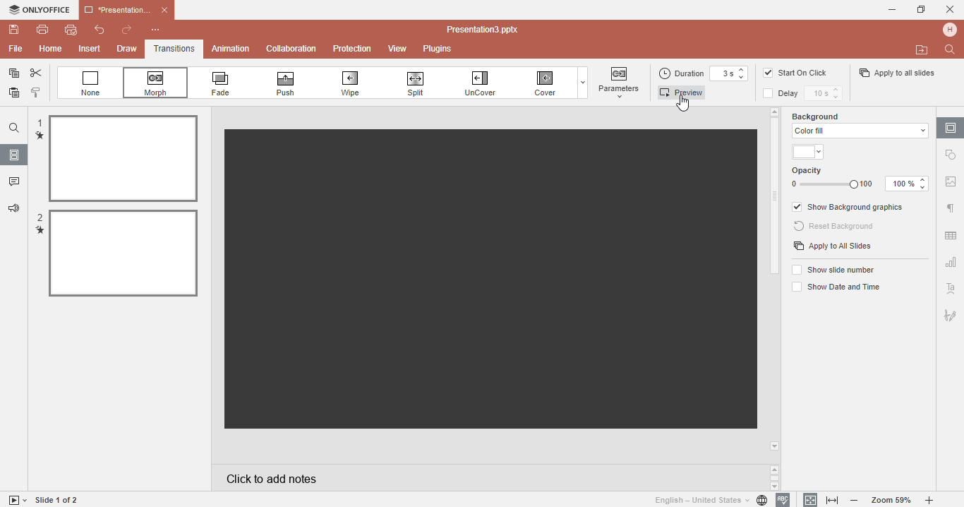 The image size is (964, 507). I want to click on Maximize, so click(922, 8).